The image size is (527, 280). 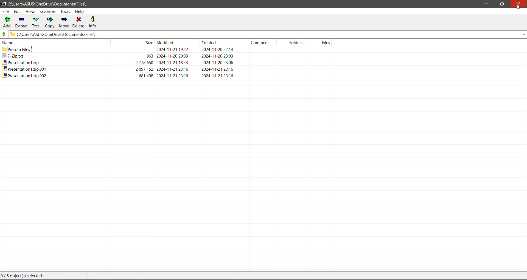 What do you see at coordinates (18, 12) in the screenshot?
I see `Edit` at bounding box center [18, 12].